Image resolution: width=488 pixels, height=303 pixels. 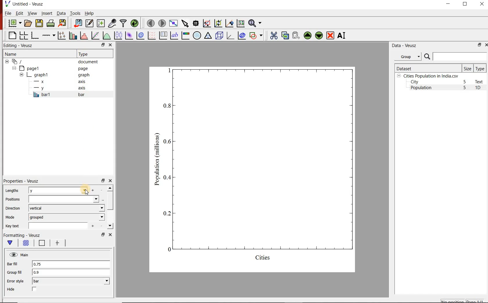 What do you see at coordinates (62, 24) in the screenshot?
I see `export to graphics format` at bounding box center [62, 24].